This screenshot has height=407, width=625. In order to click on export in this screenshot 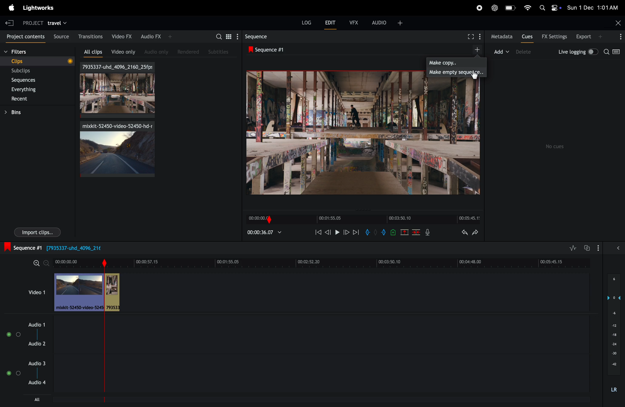, I will do `click(589, 36)`.